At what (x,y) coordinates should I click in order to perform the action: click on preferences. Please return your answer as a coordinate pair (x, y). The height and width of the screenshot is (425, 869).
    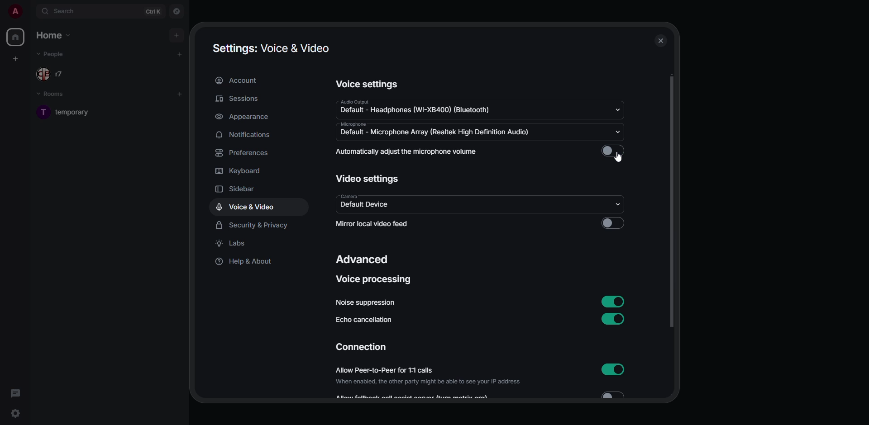
    Looking at the image, I should click on (248, 152).